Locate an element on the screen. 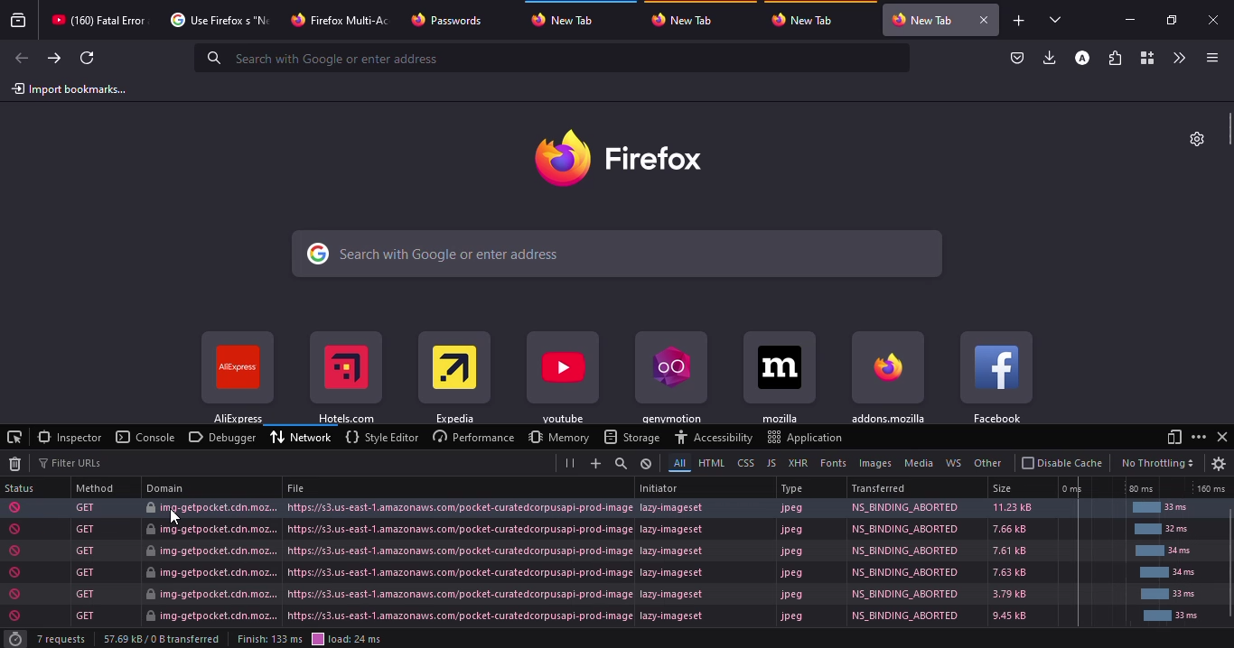  close is located at coordinates (985, 19).